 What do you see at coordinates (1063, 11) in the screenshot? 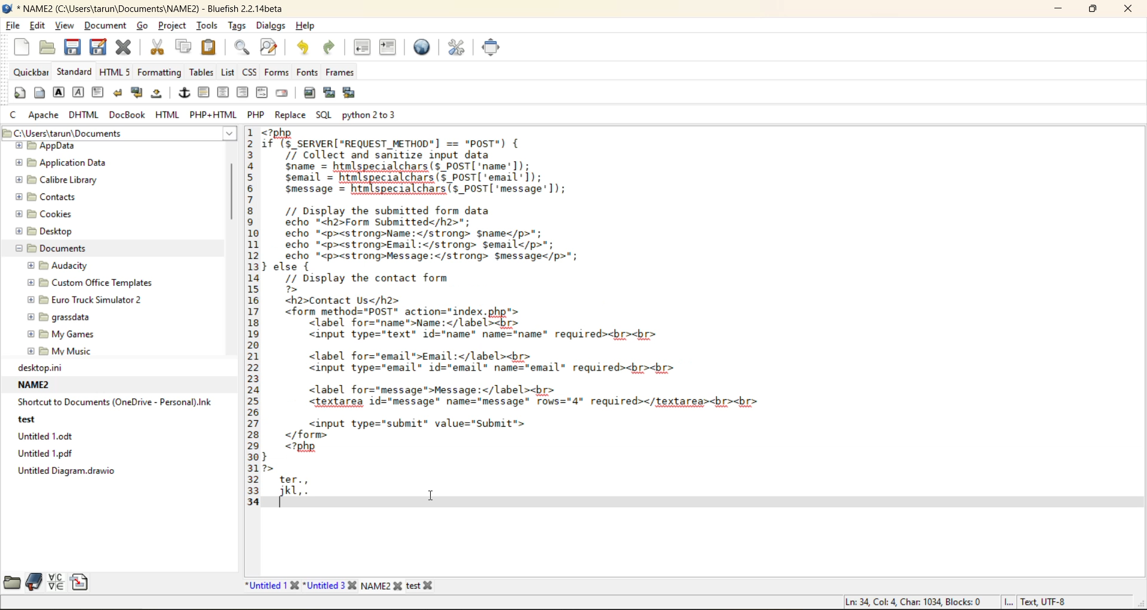
I see `minimize` at bounding box center [1063, 11].